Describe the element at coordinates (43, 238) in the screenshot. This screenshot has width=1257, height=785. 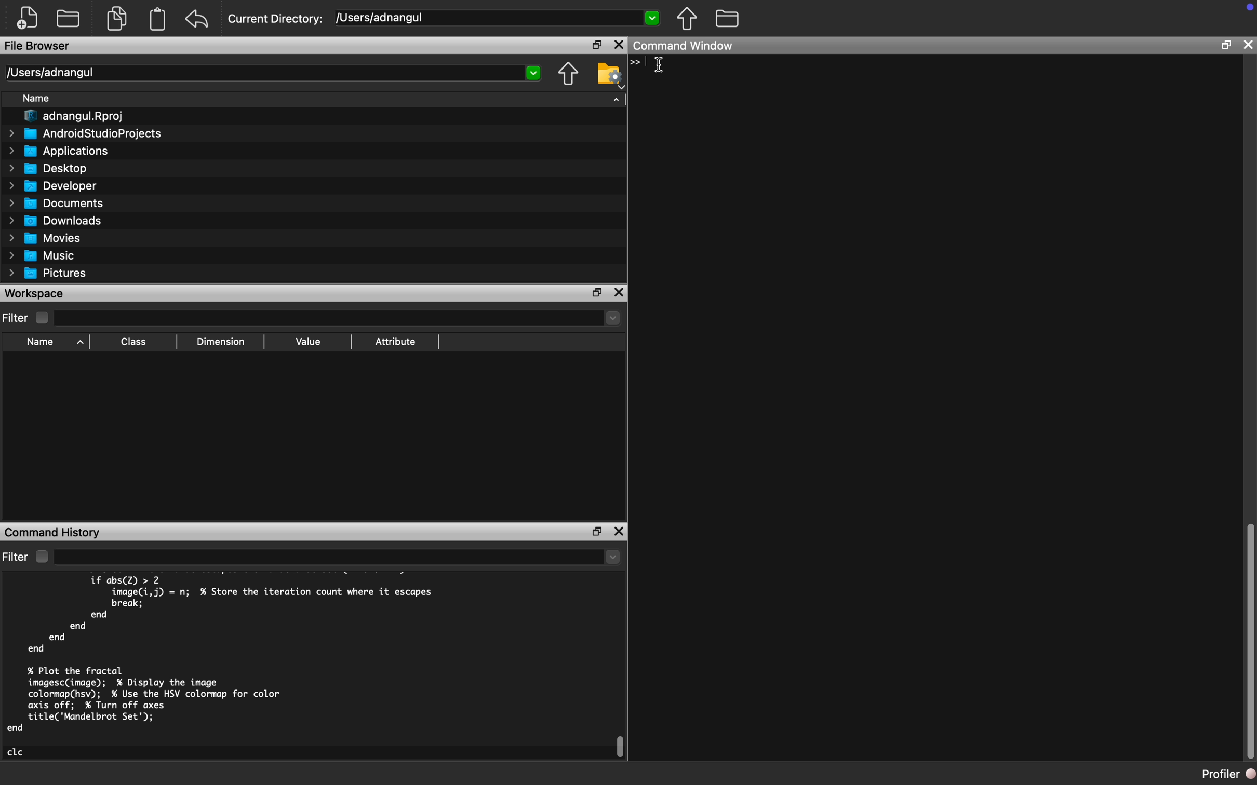
I see `Movies` at that location.